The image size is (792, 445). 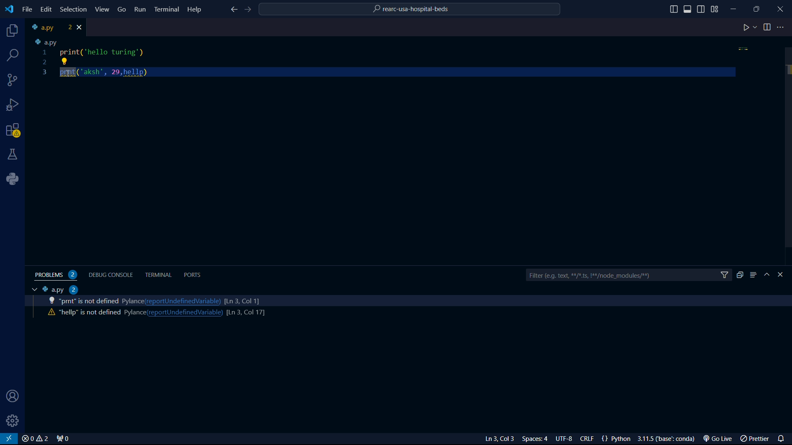 What do you see at coordinates (58, 275) in the screenshot?
I see `problems 2` at bounding box center [58, 275].